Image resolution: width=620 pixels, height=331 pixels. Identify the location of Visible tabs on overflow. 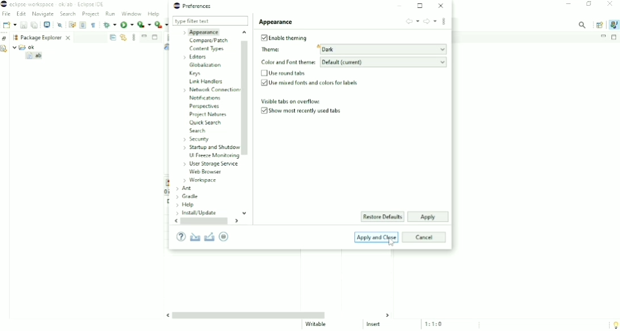
(291, 101).